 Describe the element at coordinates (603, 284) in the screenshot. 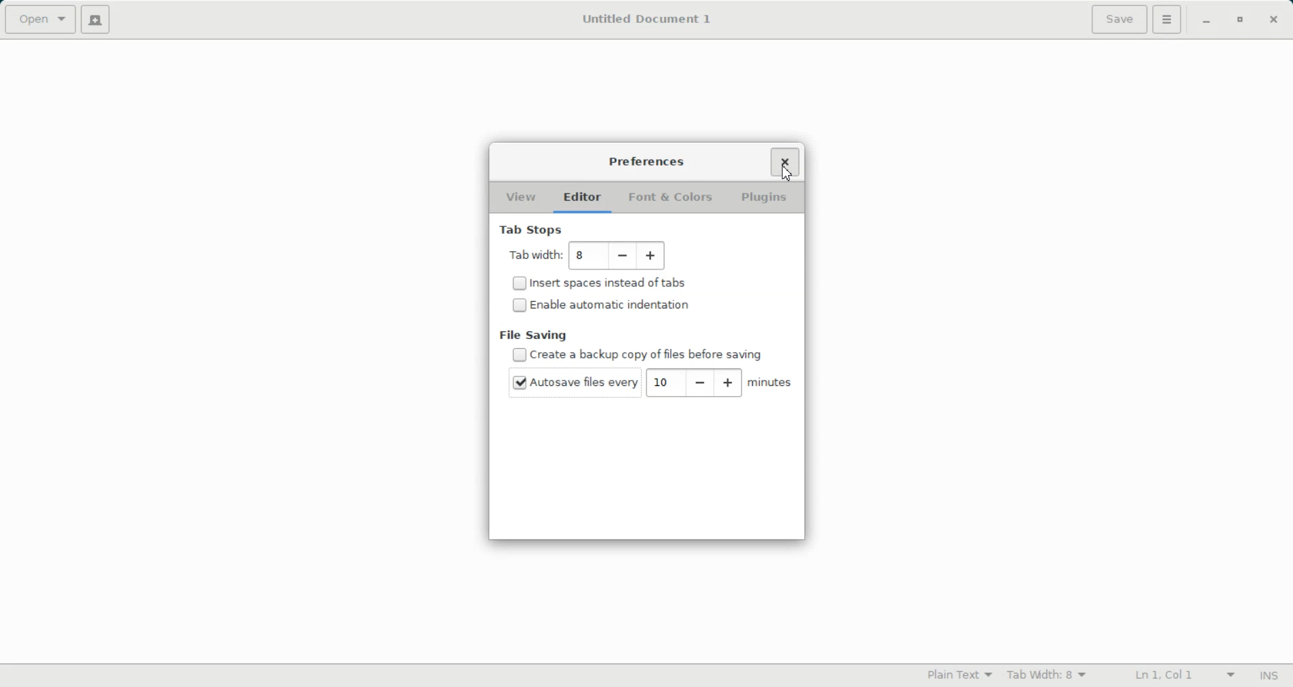

I see `(un)check Insert spaces instead of tabs` at that location.